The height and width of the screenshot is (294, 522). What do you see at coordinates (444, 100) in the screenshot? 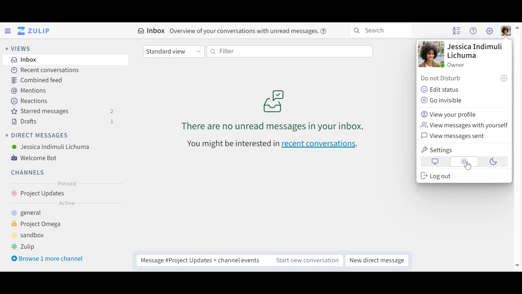
I see `Go invisible` at bounding box center [444, 100].